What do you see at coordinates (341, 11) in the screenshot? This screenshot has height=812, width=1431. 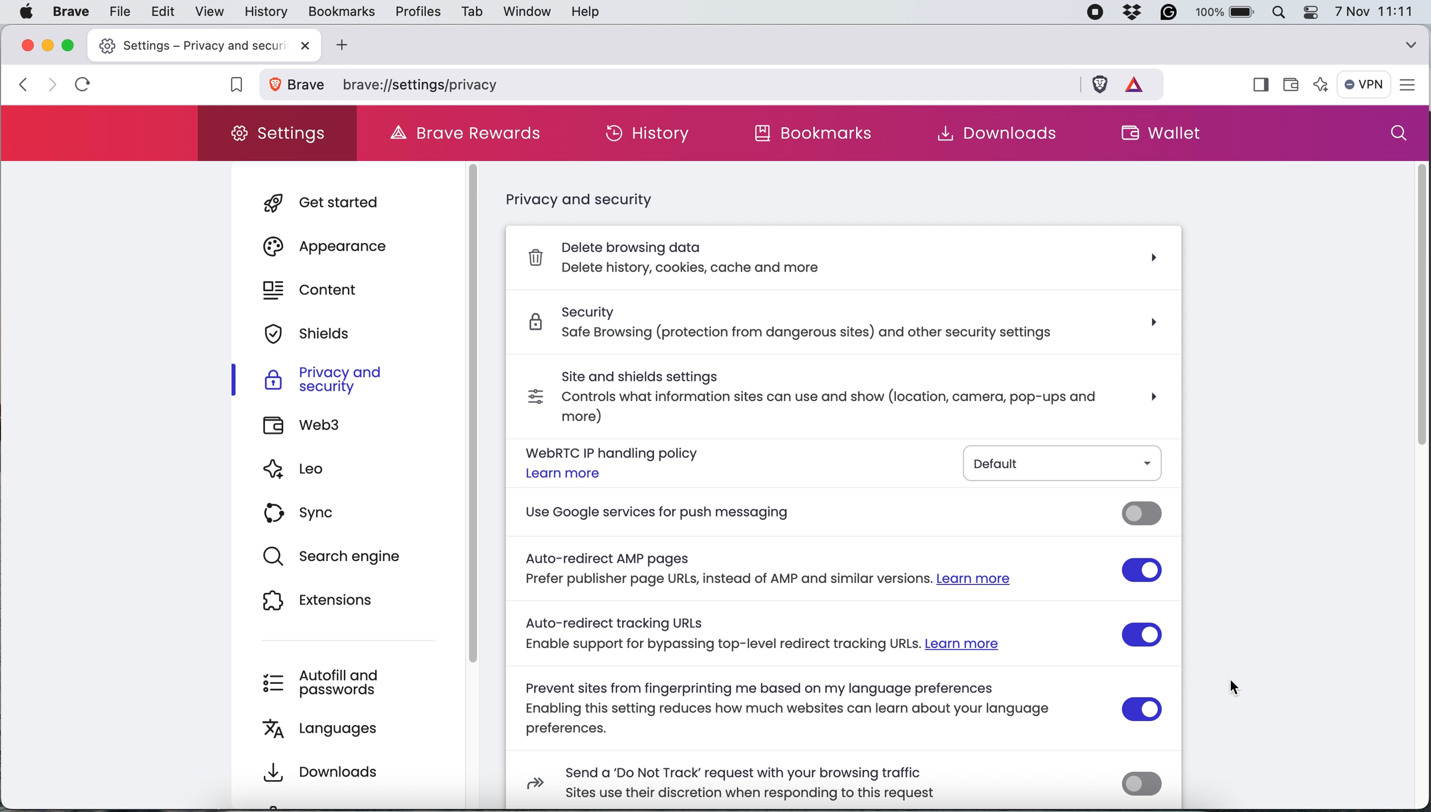 I see `bookmarks` at bounding box center [341, 11].